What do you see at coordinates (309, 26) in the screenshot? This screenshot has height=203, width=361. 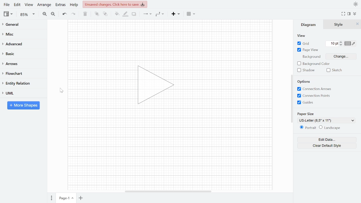 I see `Diagram` at bounding box center [309, 26].